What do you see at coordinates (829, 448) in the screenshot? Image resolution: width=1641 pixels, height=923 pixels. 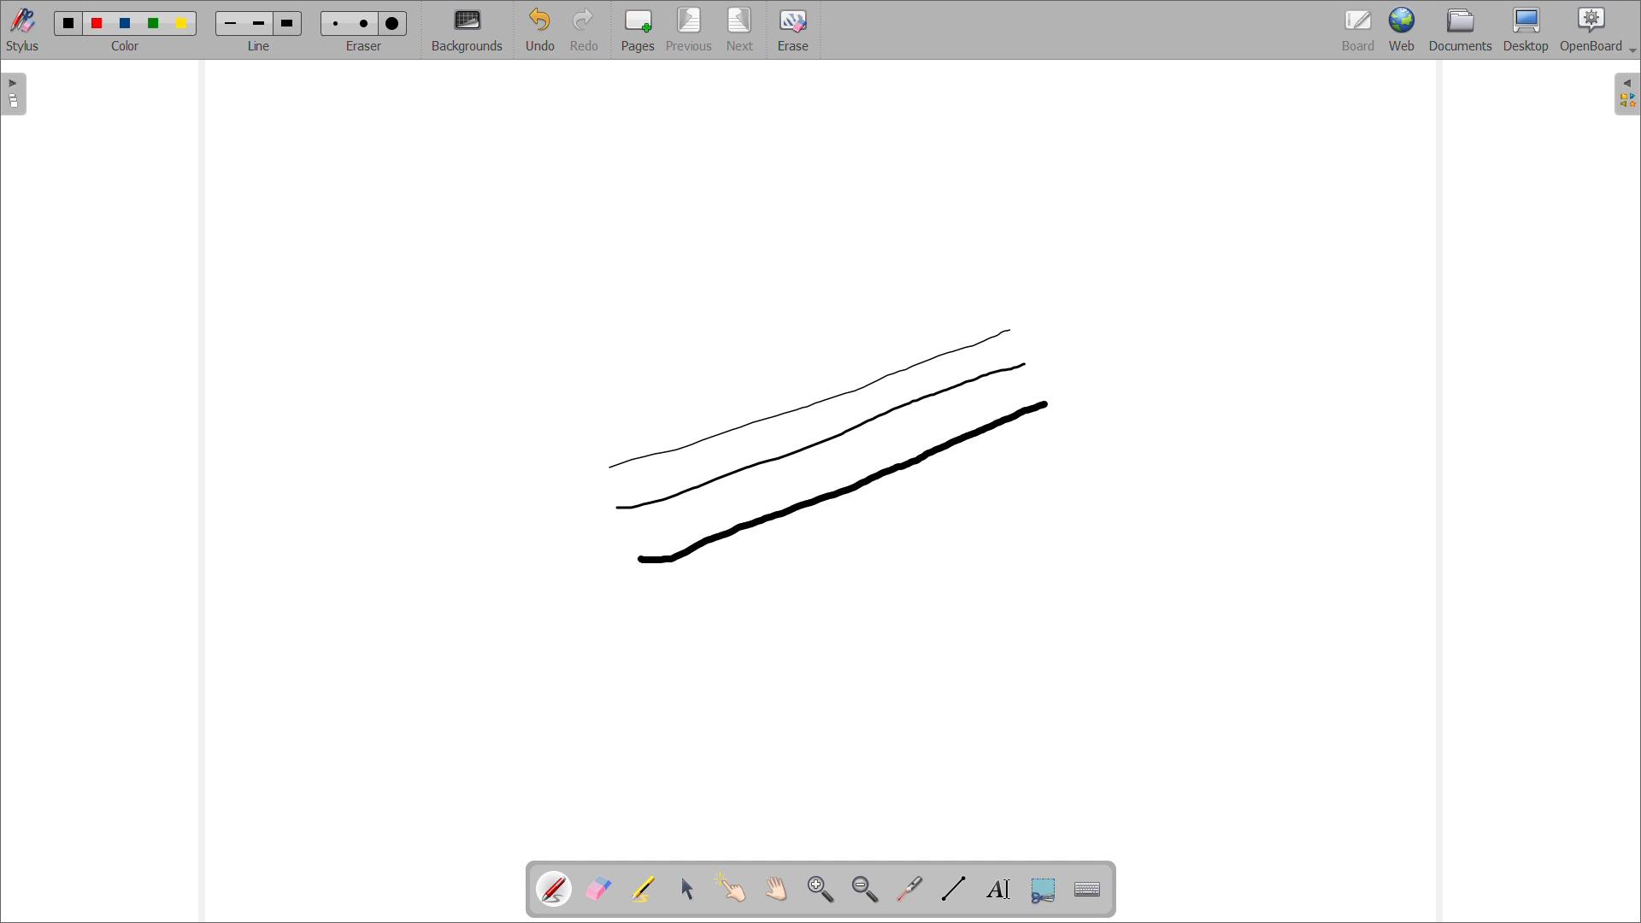 I see `3rd line being drawn` at bounding box center [829, 448].